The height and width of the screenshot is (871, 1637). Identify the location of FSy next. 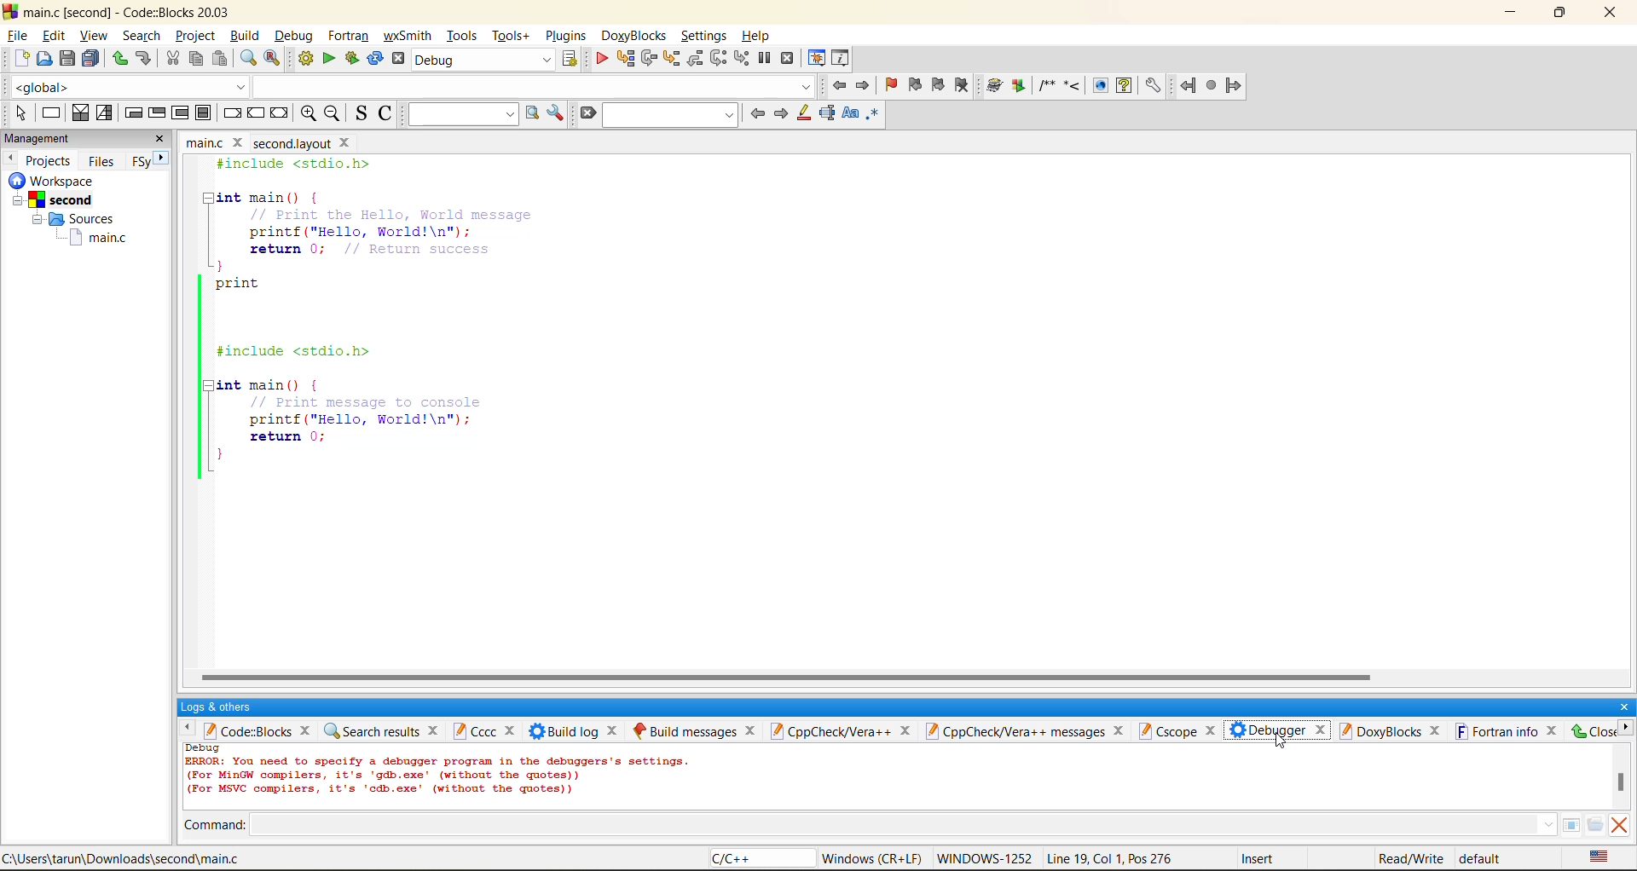
(149, 160).